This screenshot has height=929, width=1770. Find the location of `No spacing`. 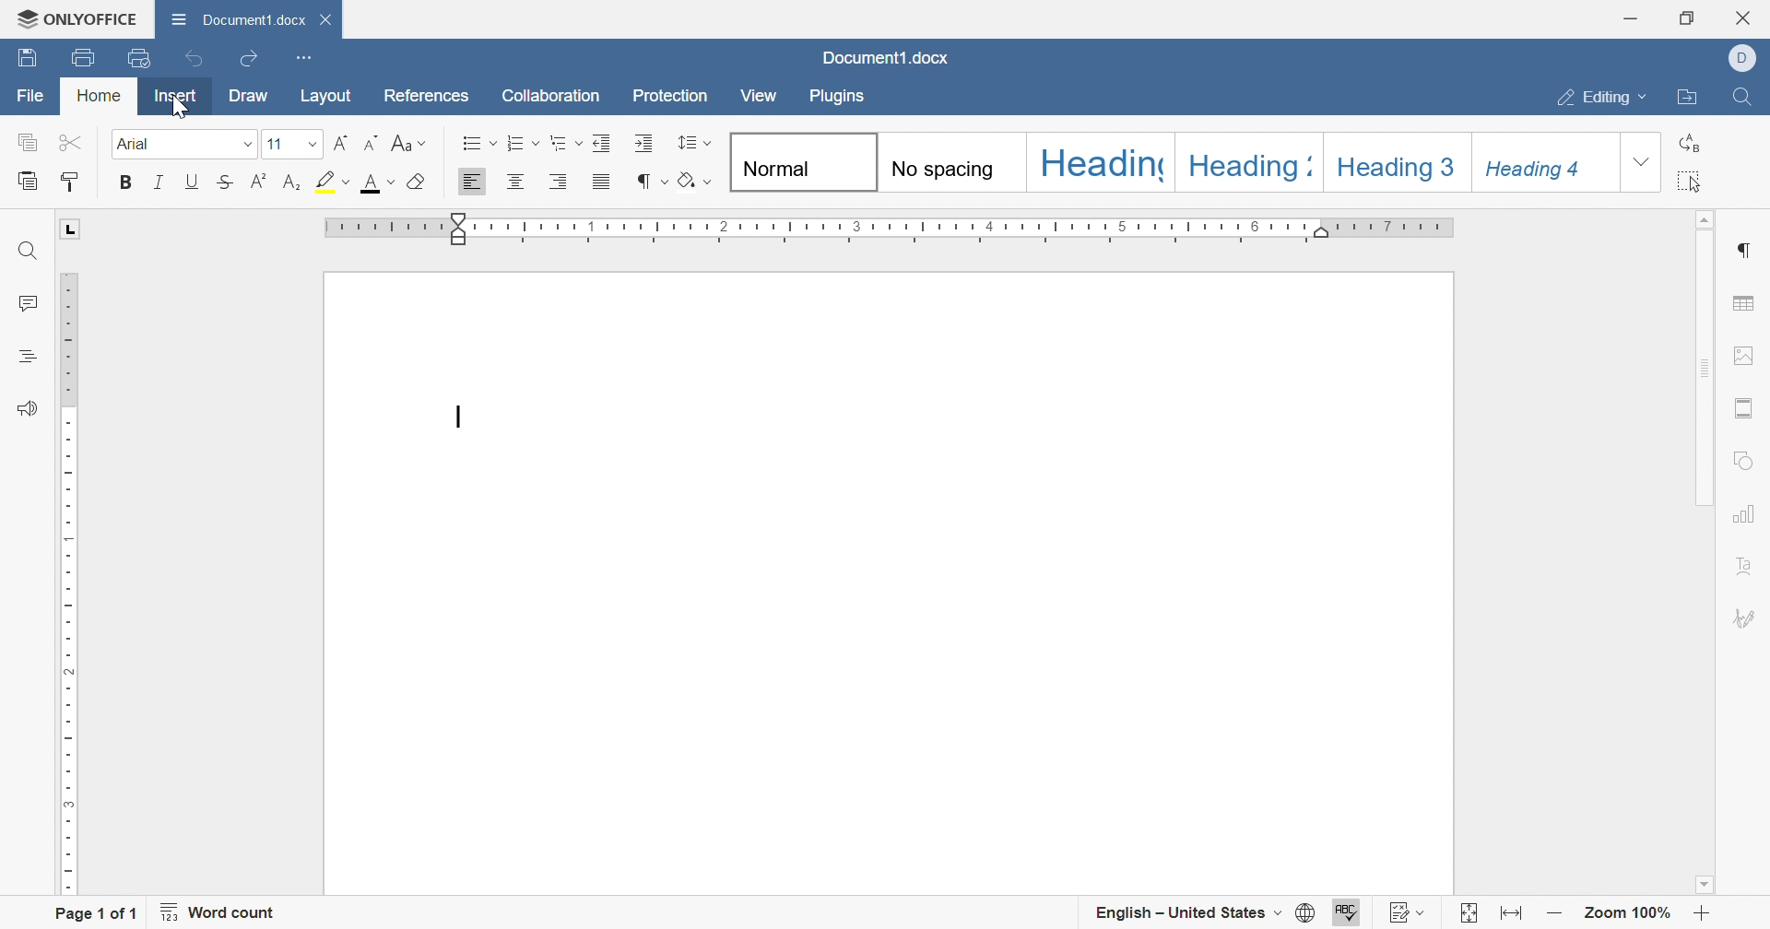

No spacing is located at coordinates (952, 162).